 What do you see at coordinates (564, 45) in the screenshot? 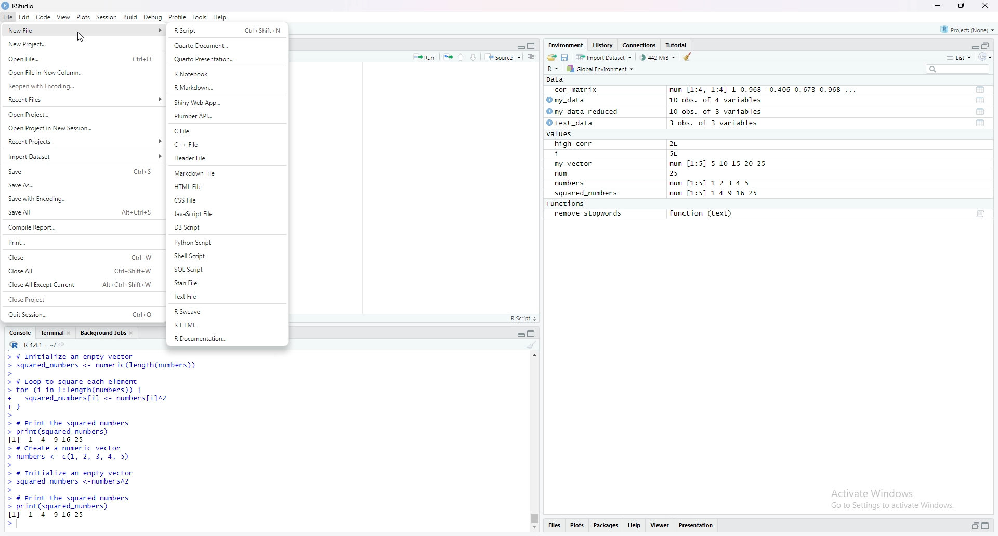
I see `Environment` at bounding box center [564, 45].